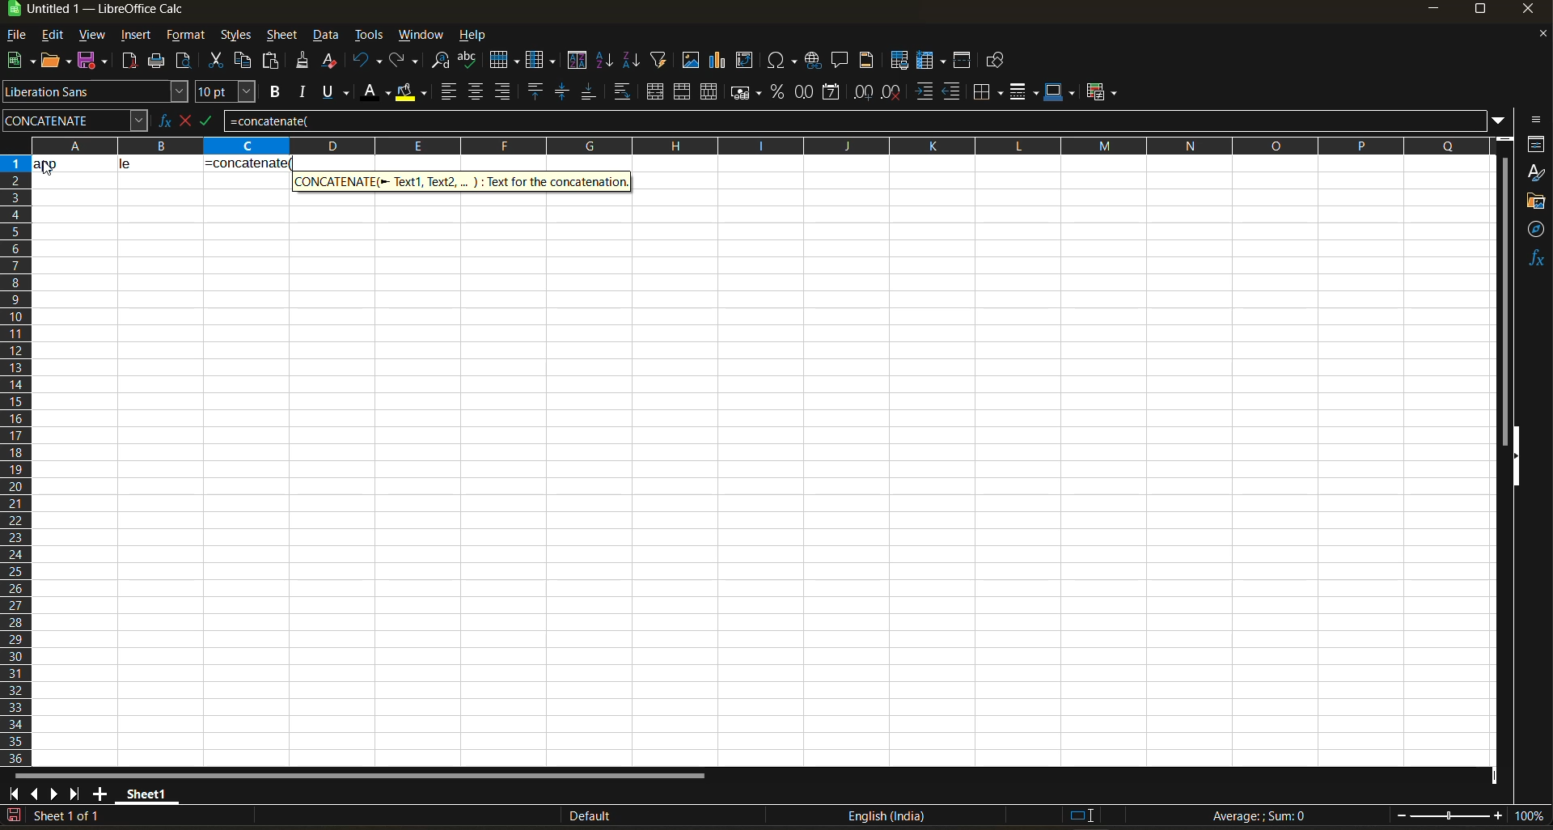  Describe the element at coordinates (75, 794) in the screenshot. I see `scroll to last sheet` at that location.